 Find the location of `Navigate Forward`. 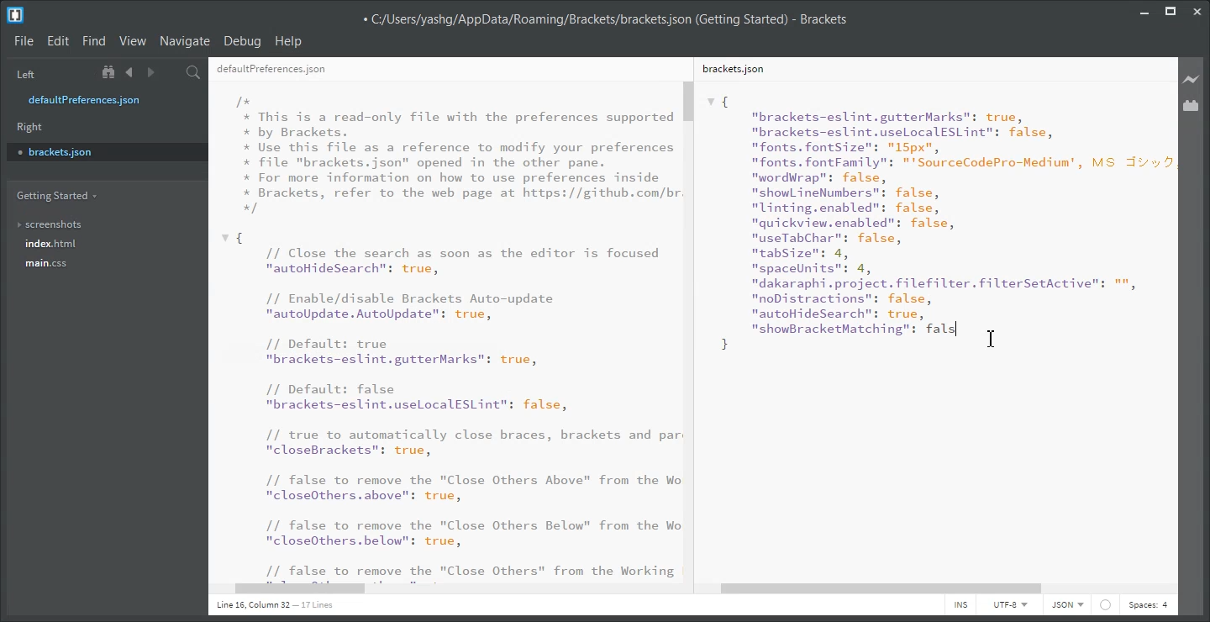

Navigate Forward is located at coordinates (150, 72).